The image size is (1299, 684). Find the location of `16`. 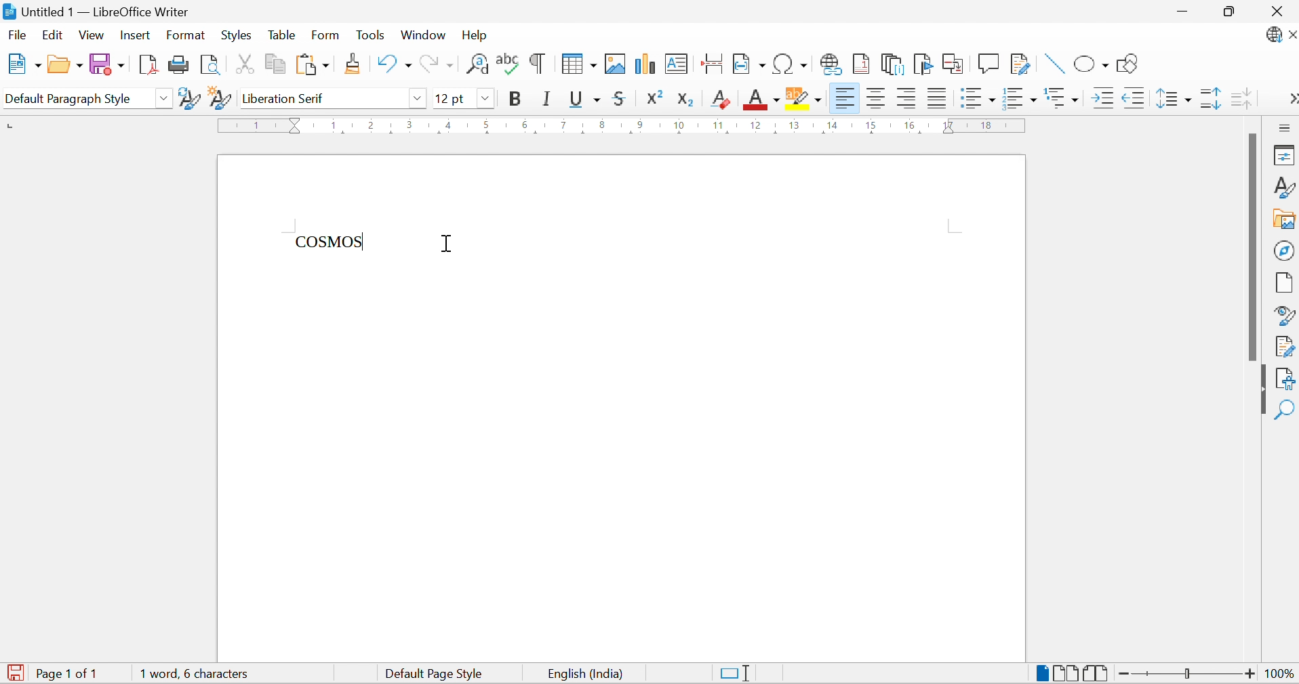

16 is located at coordinates (908, 126).